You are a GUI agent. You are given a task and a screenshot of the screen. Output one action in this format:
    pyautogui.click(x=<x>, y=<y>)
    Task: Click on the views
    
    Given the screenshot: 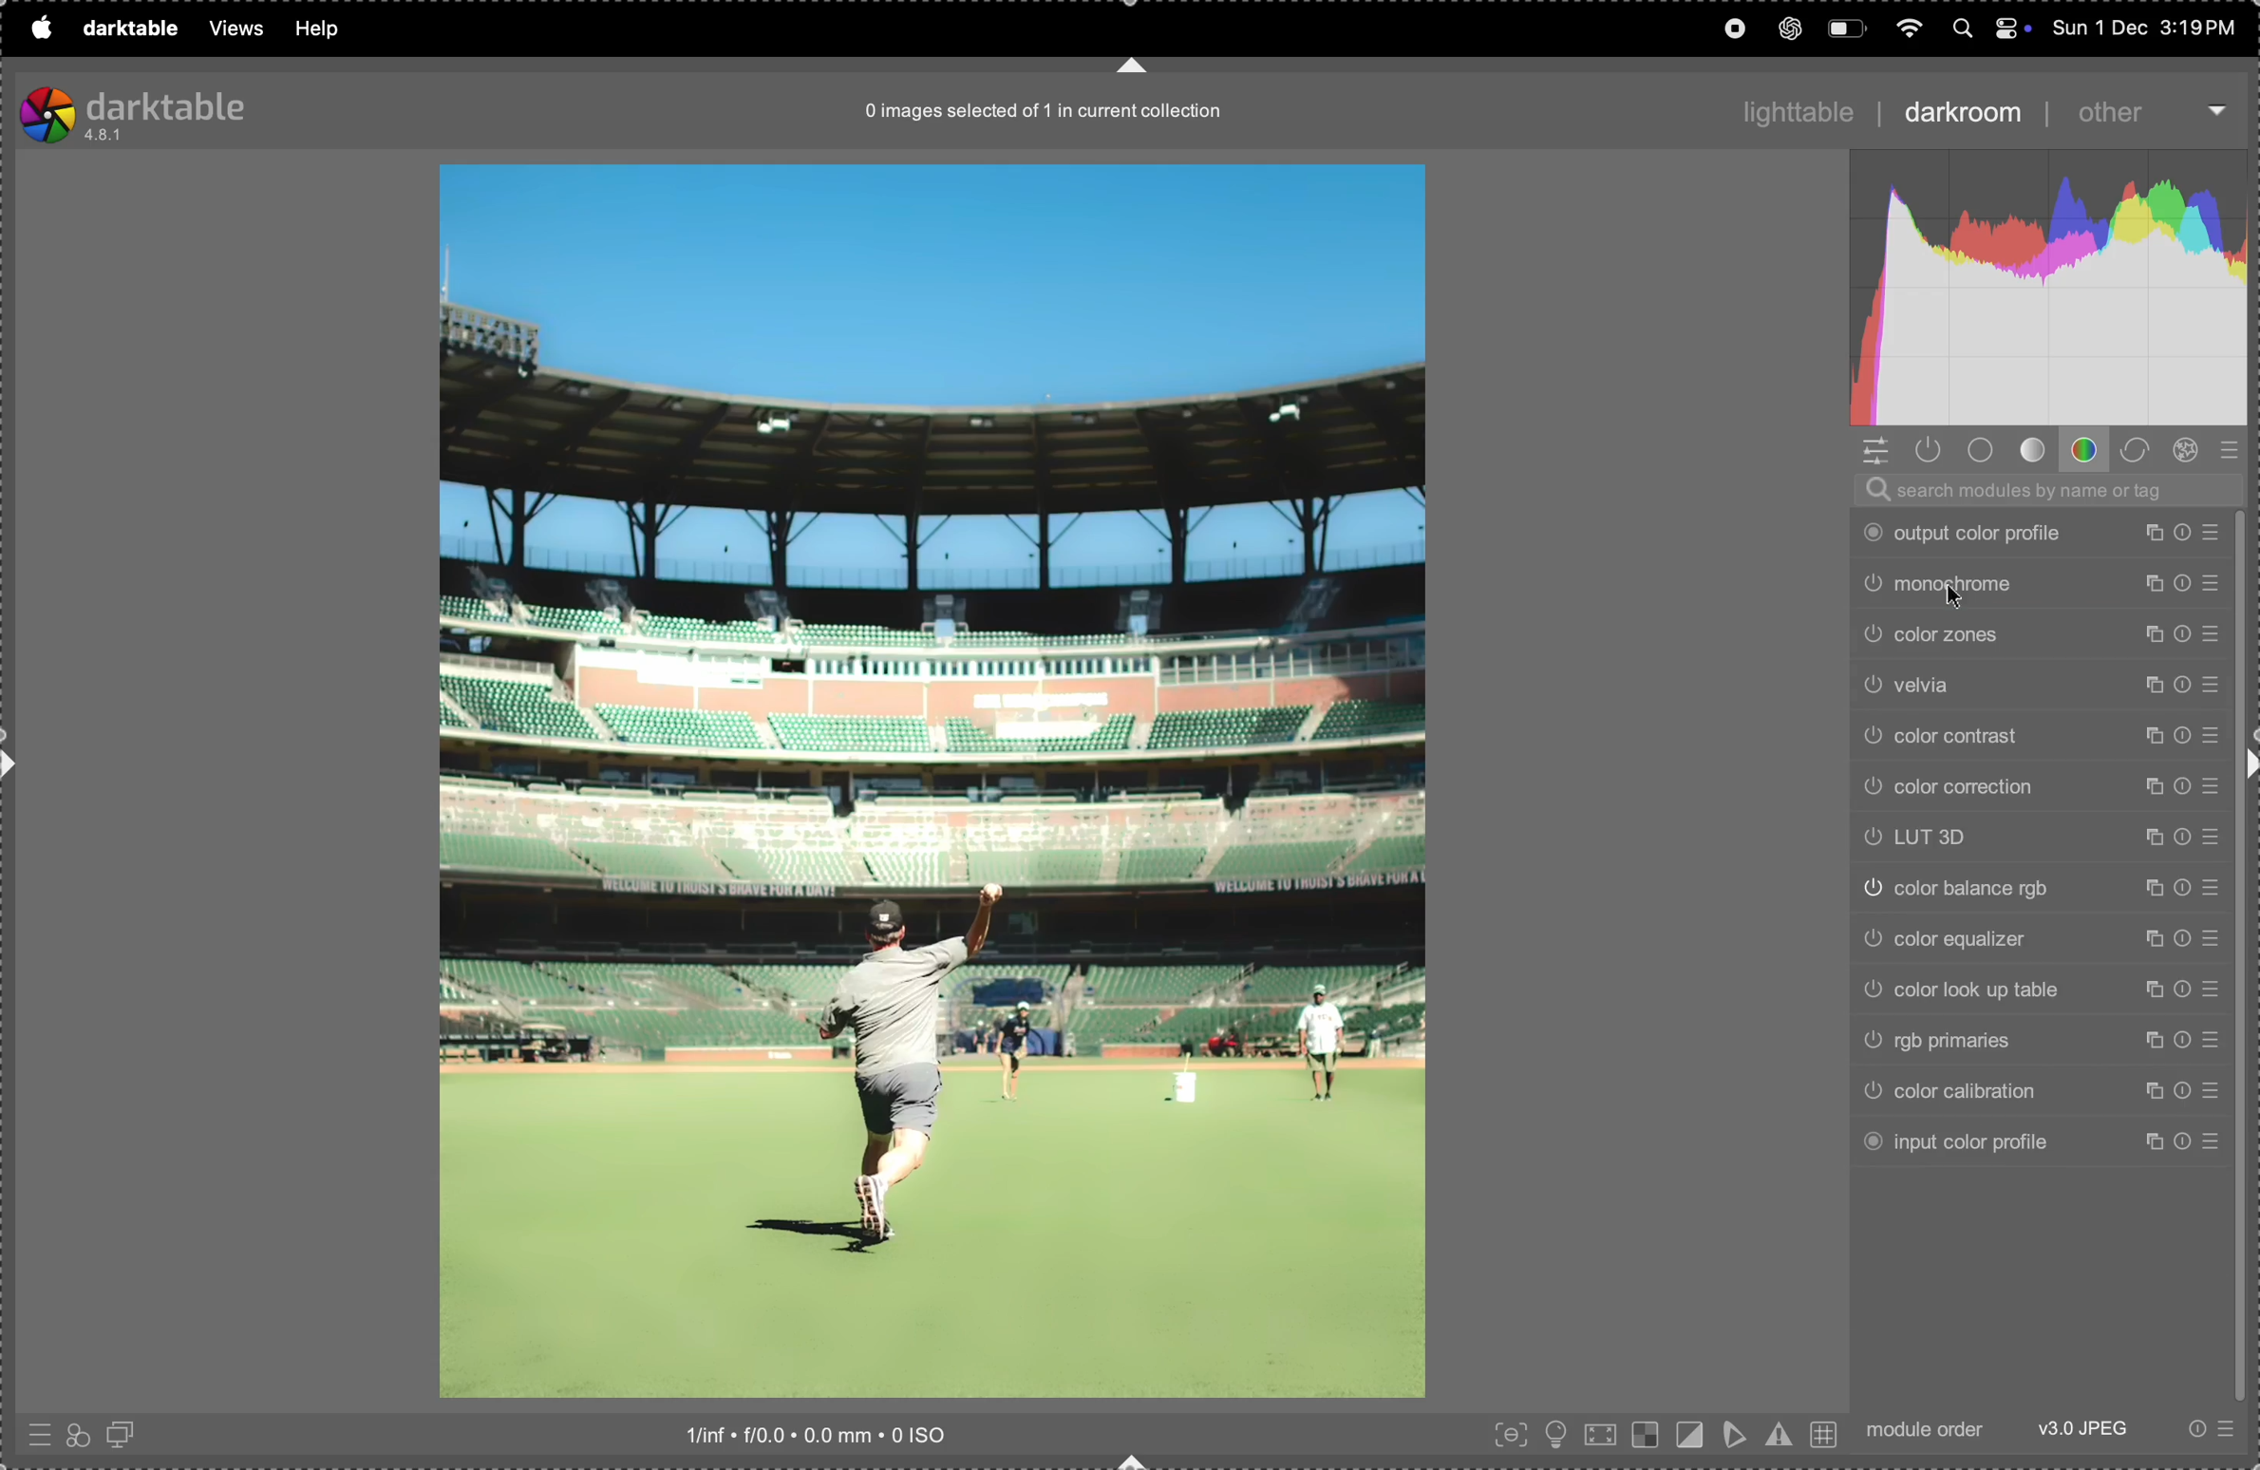 What is the action you would take?
    pyautogui.click(x=235, y=28)
    